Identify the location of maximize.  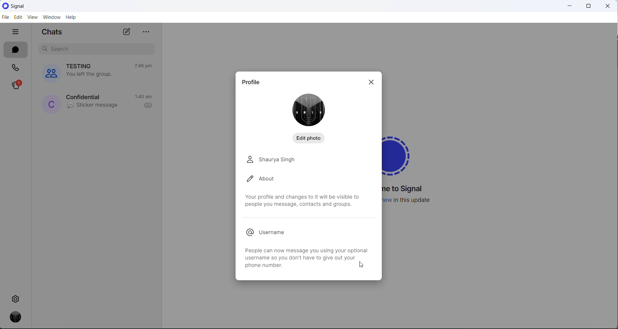
(587, 6).